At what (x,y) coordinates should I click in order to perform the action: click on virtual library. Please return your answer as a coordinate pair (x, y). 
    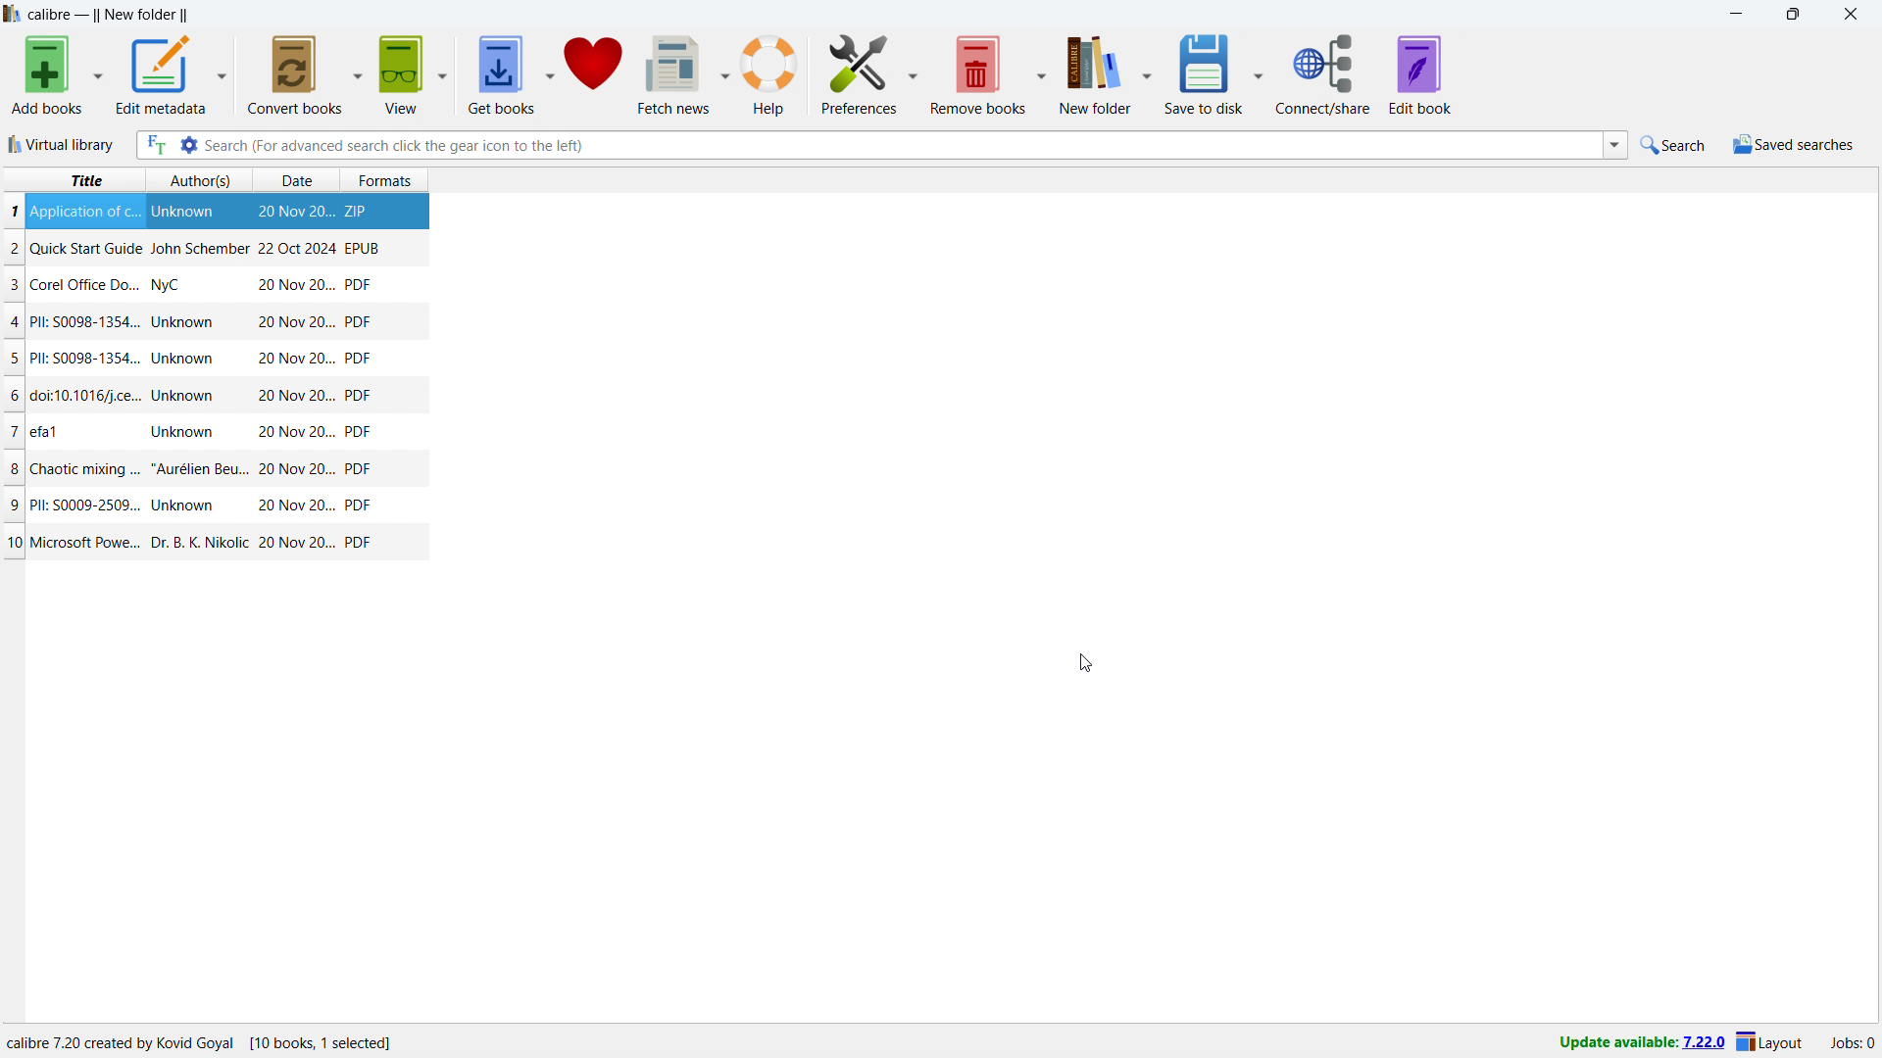
    Looking at the image, I should click on (64, 144).